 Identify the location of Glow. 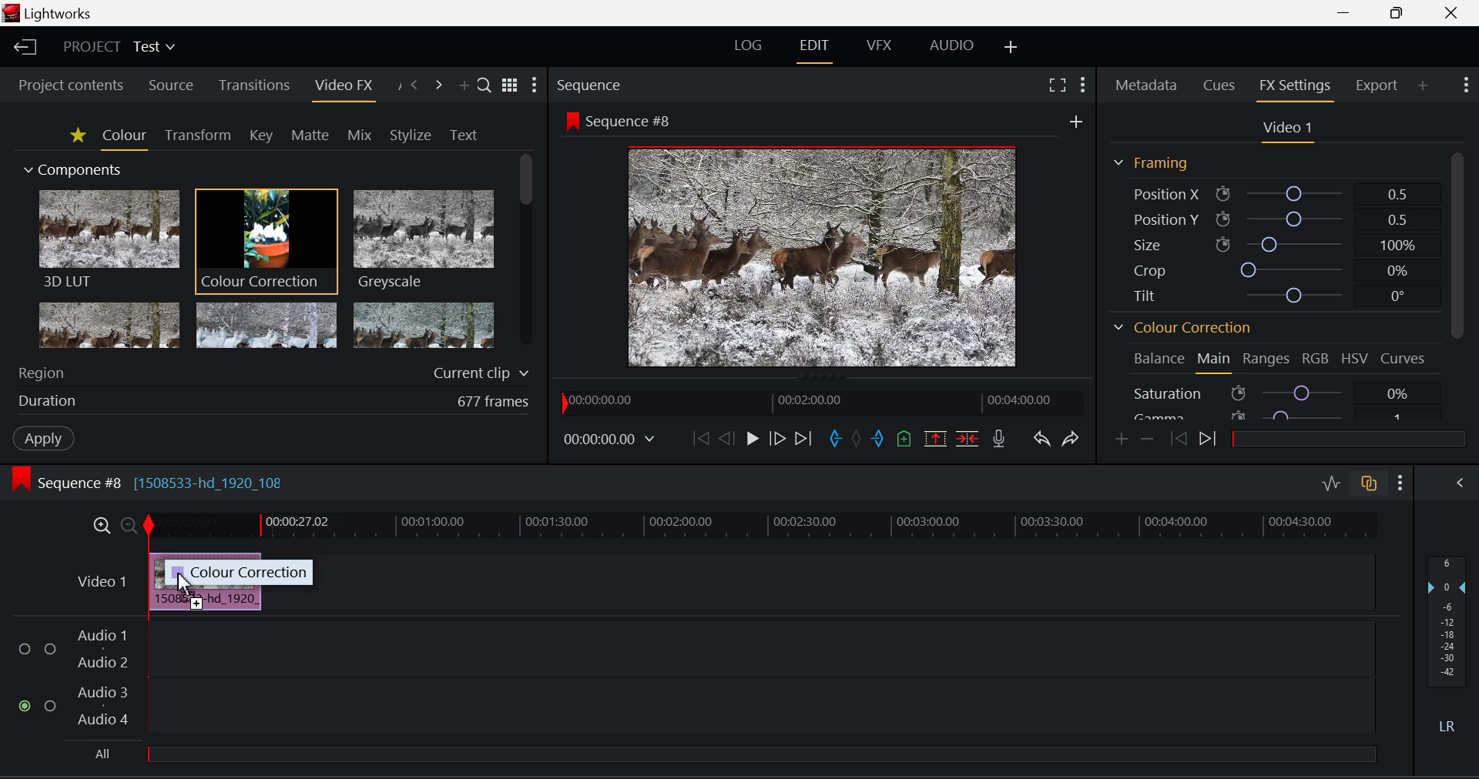
(110, 325).